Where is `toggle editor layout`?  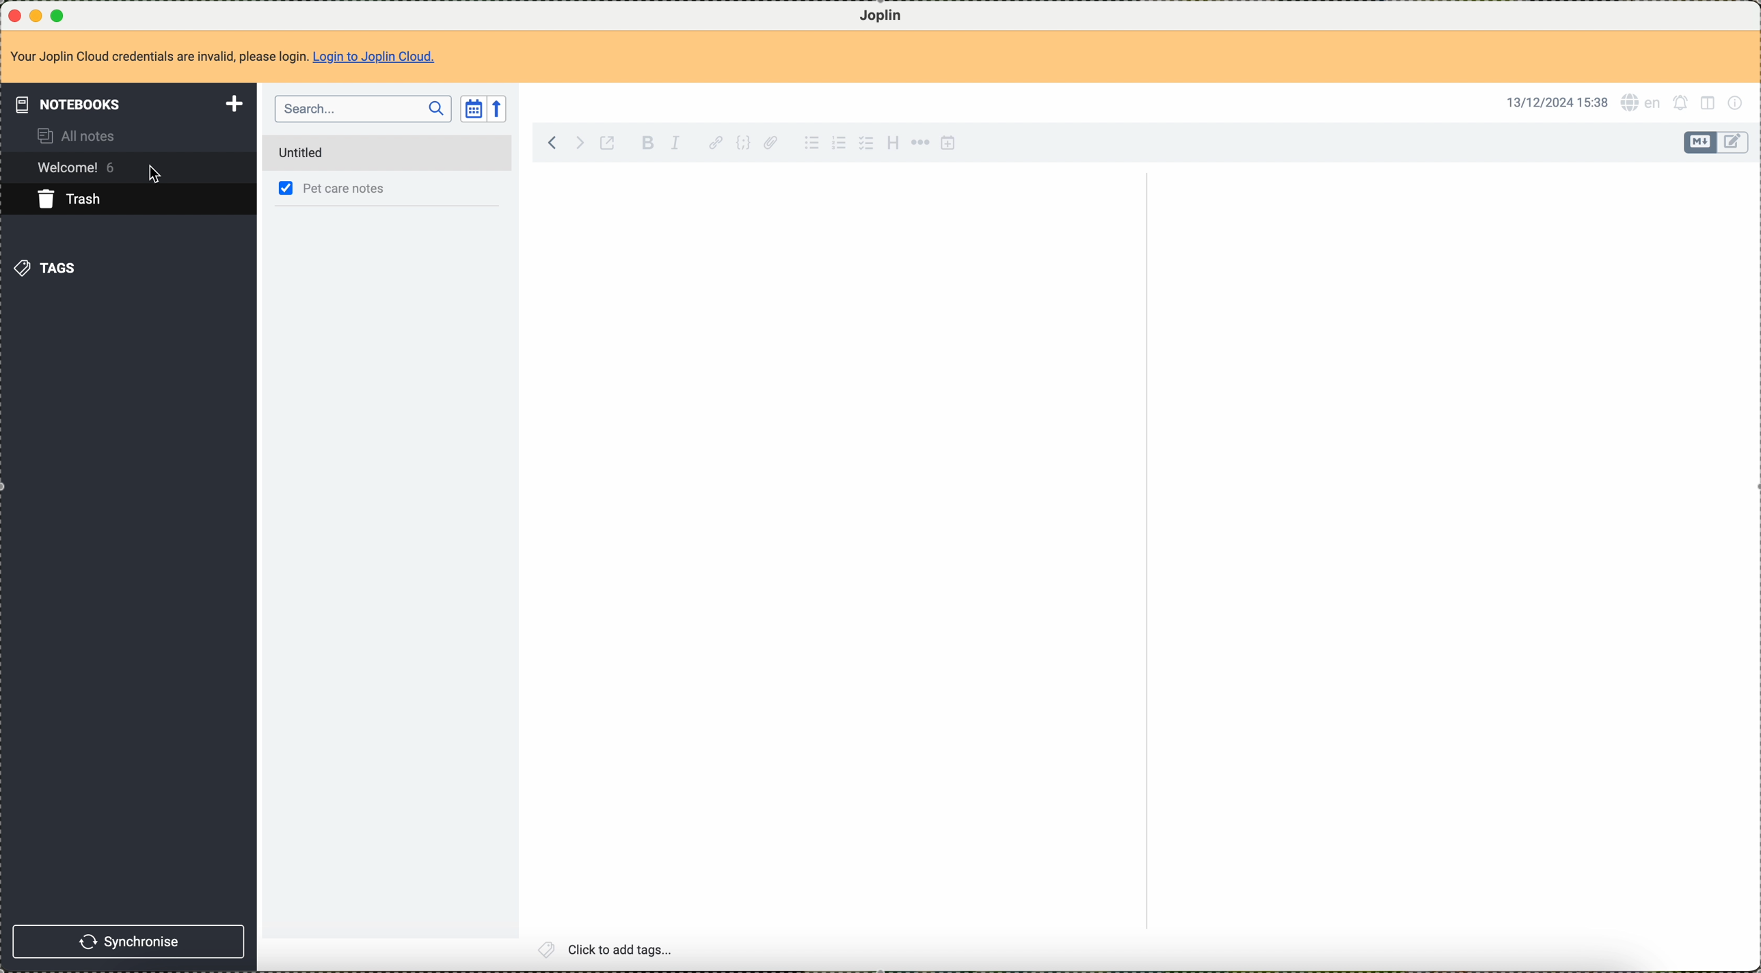
toggle editor layout is located at coordinates (1711, 104).